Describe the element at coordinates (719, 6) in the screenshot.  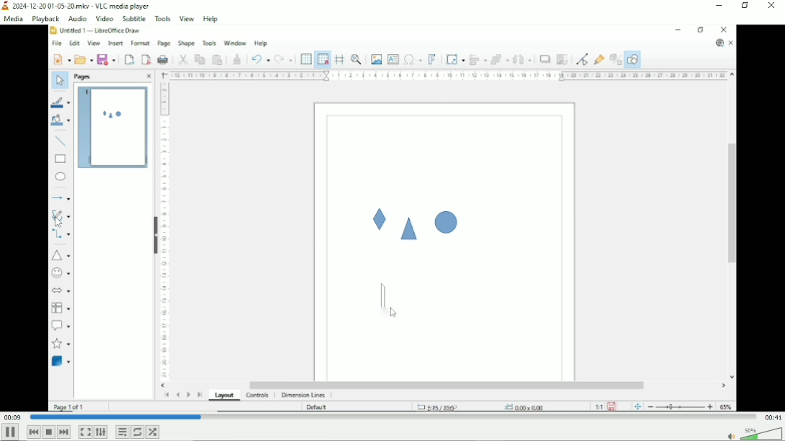
I see `Minimize` at that location.